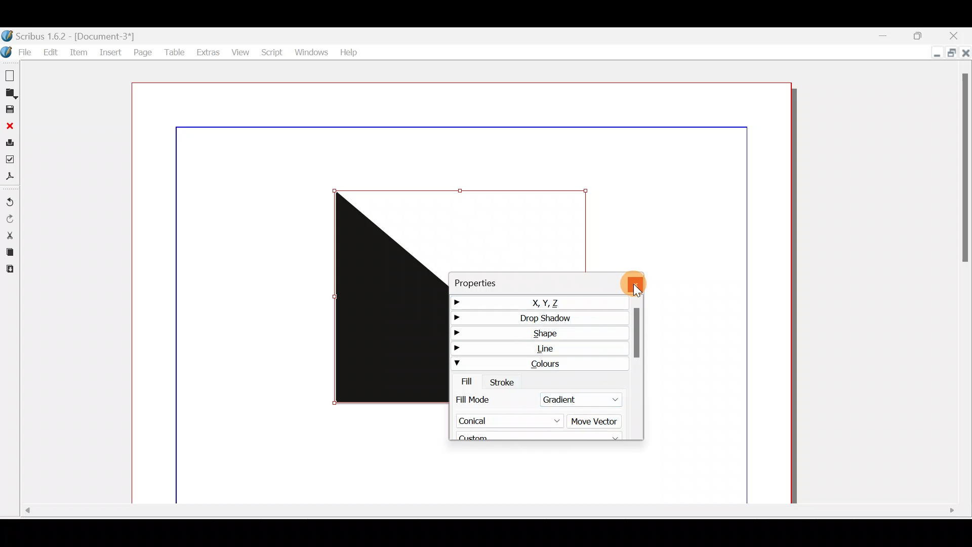 Image resolution: width=972 pixels, height=547 pixels. Describe the element at coordinates (482, 399) in the screenshot. I see `Stroke mode` at that location.